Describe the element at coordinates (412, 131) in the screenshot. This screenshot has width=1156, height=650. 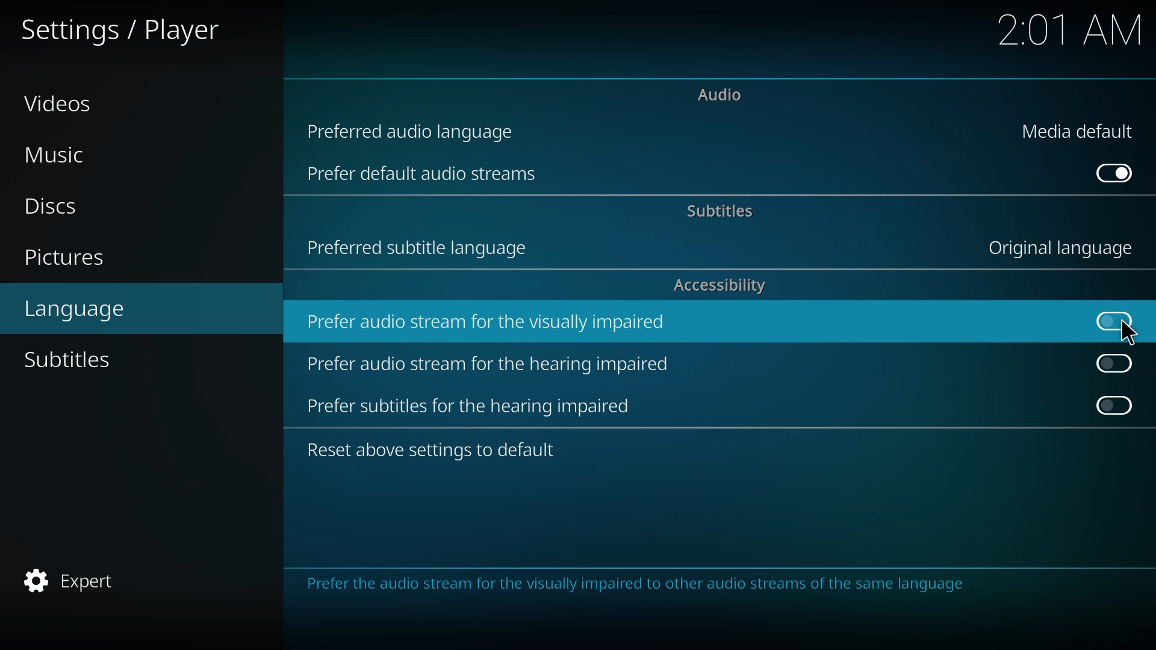
I see `preferred audio language` at that location.